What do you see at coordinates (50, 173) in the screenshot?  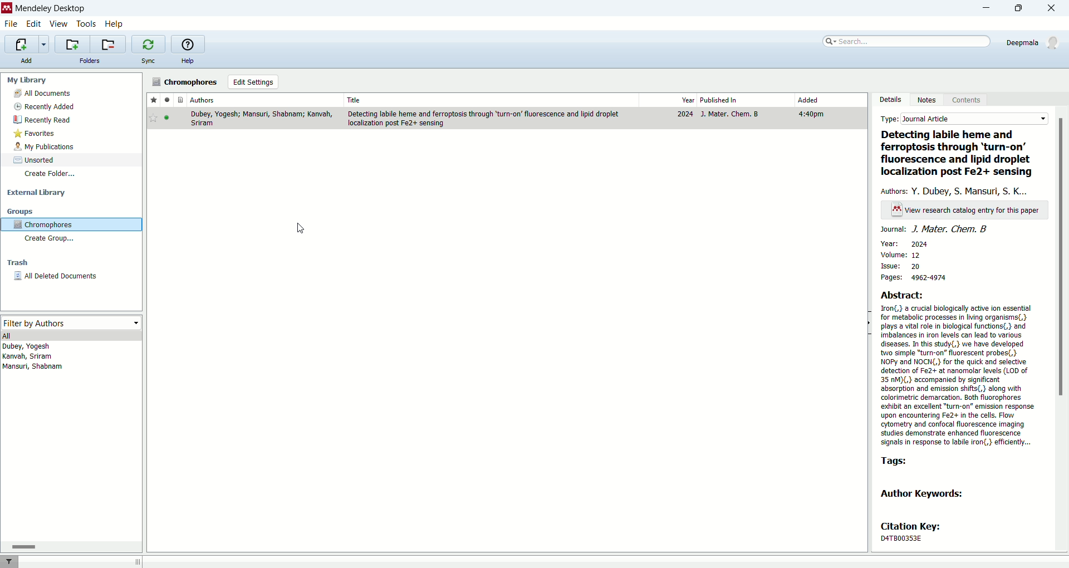 I see `create folder` at bounding box center [50, 173].